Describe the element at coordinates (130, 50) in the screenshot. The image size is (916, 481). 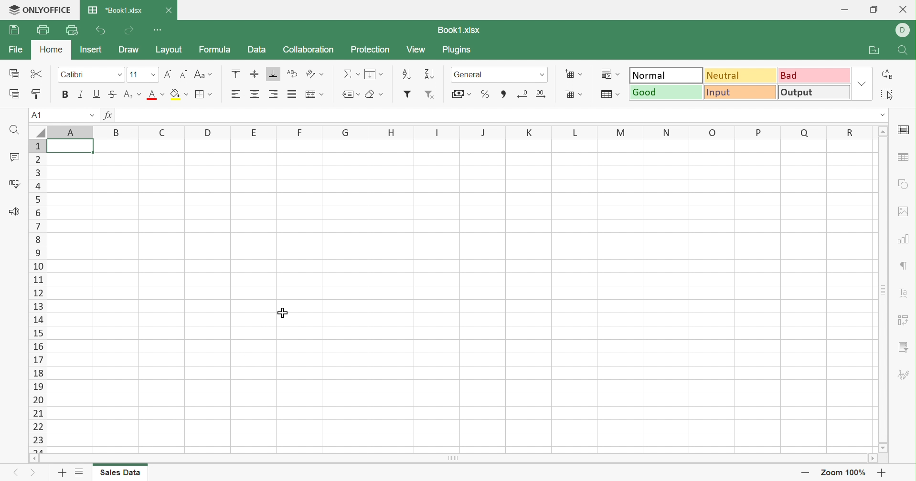
I see `Draw` at that location.